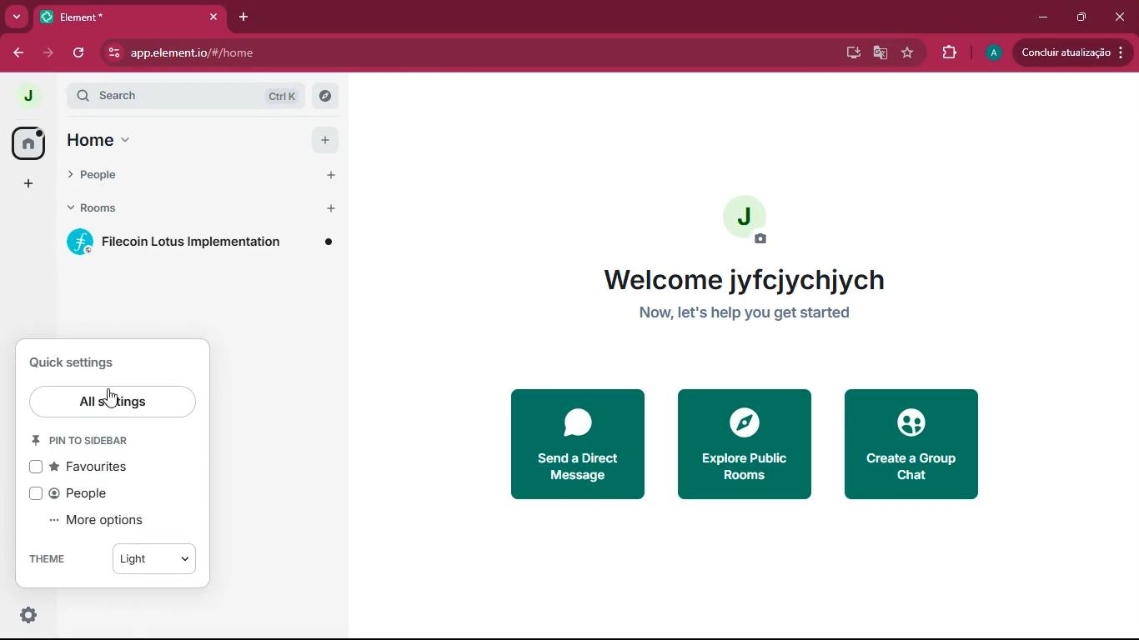 The image size is (1139, 640). I want to click on more, so click(13, 17).